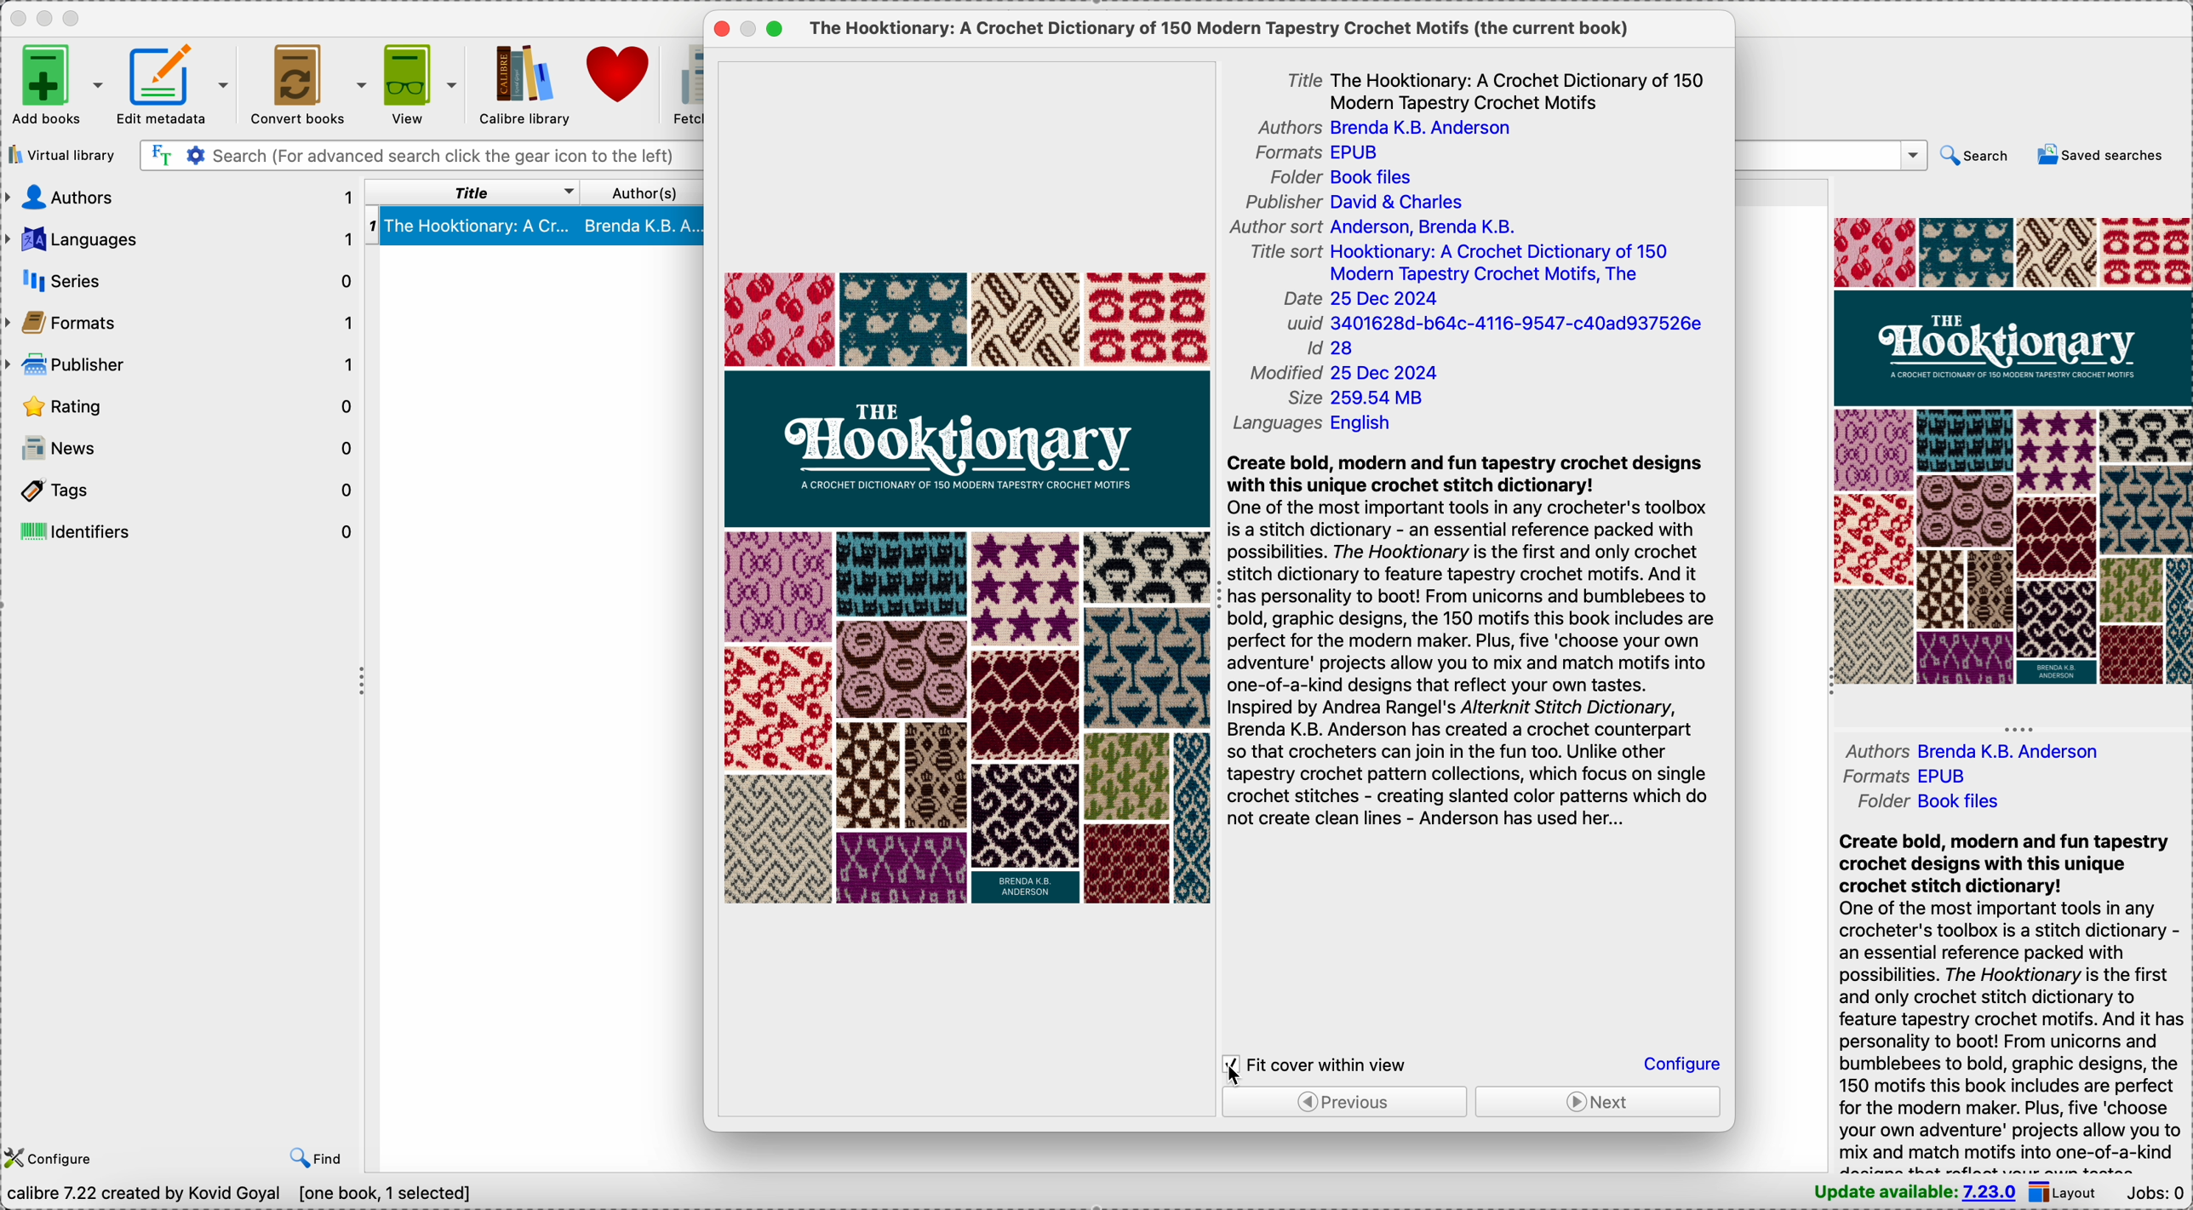 The width and height of the screenshot is (2193, 1210). I want to click on view, so click(415, 82).